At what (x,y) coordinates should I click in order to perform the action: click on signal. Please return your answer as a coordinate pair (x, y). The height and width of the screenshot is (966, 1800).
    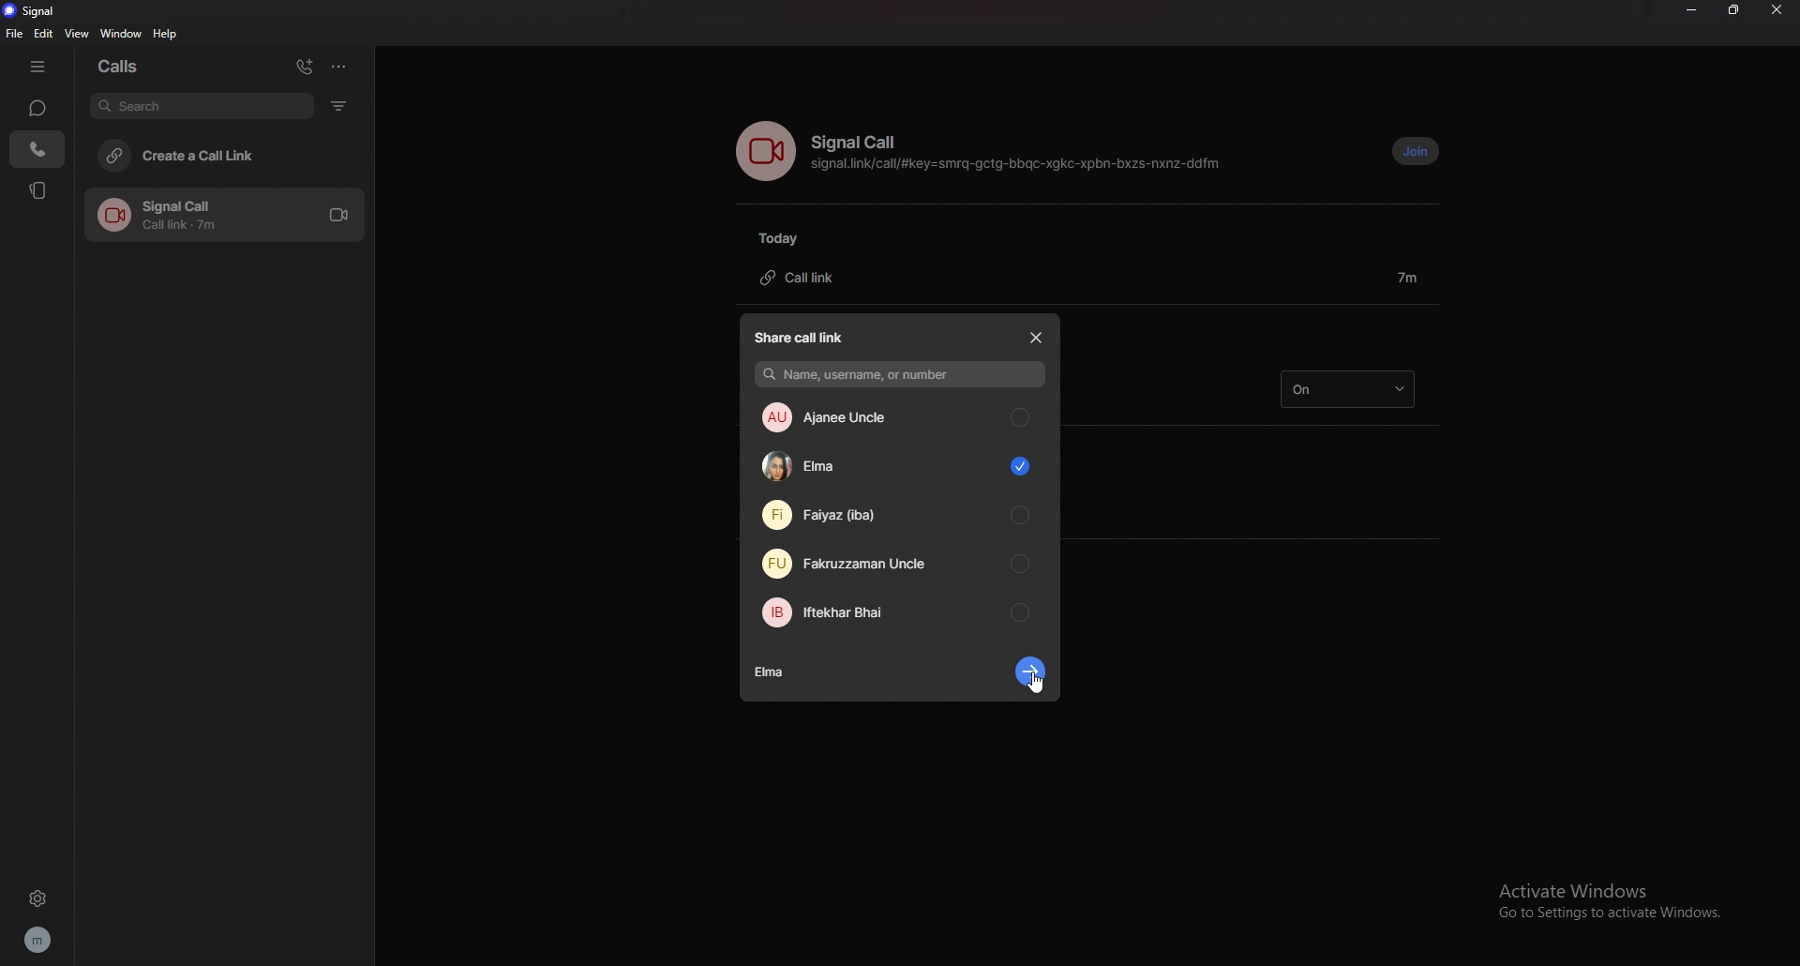
    Looking at the image, I should click on (37, 10).